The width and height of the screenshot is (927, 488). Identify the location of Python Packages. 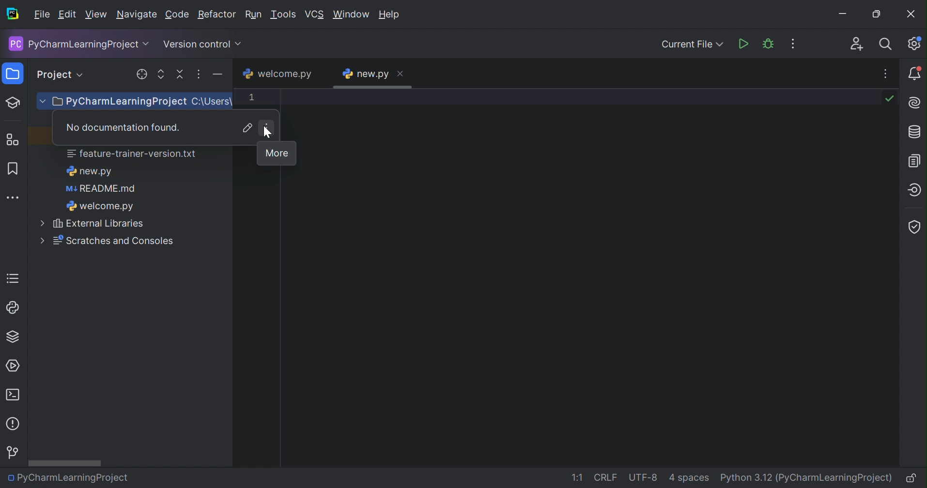
(12, 338).